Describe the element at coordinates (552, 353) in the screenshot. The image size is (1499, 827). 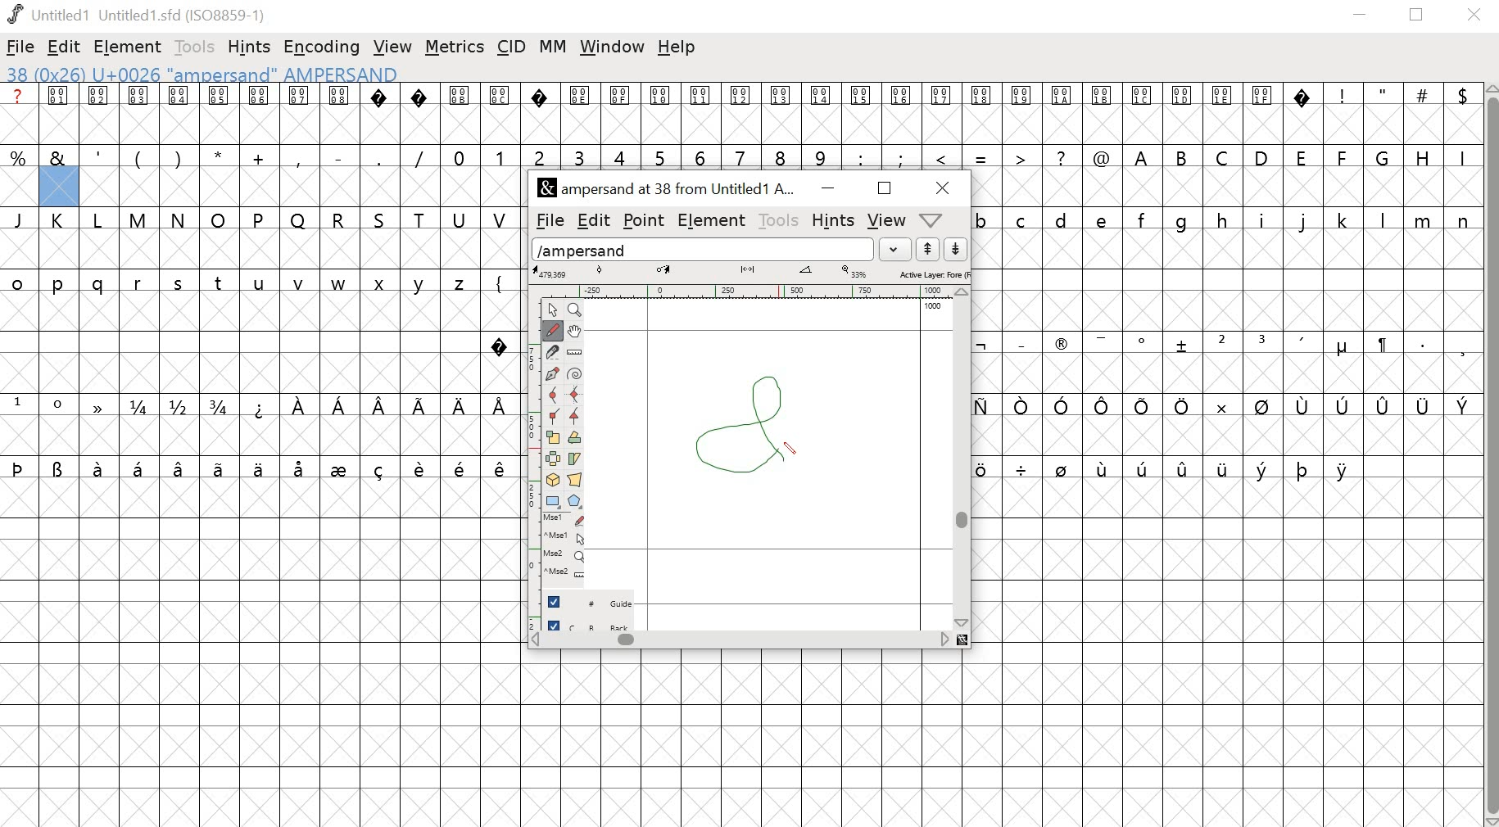
I see `cut splines in two` at that location.